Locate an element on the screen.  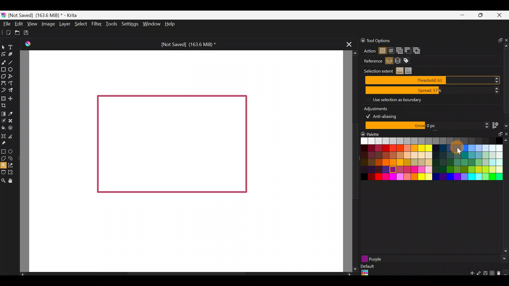
Default is located at coordinates (367, 271).